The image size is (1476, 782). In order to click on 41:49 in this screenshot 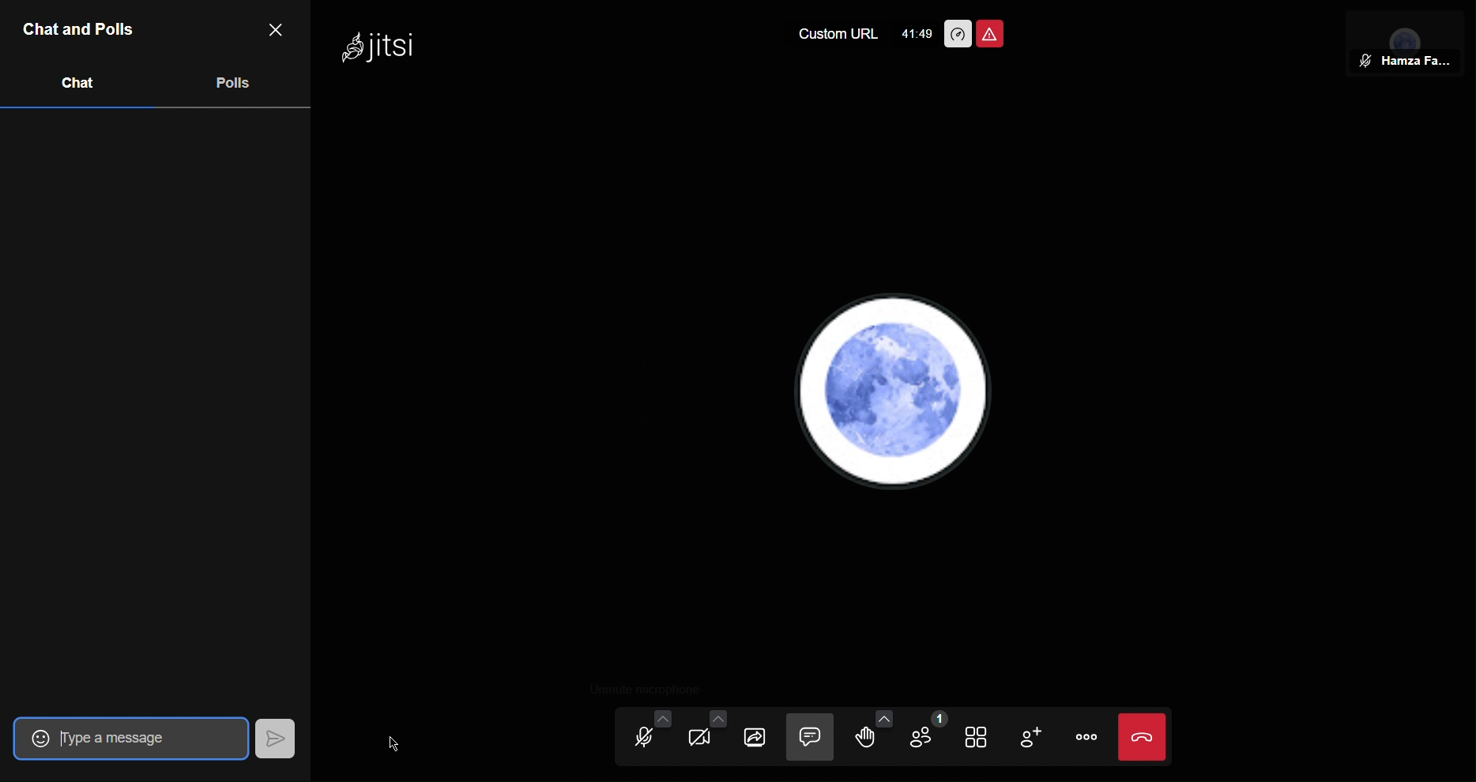, I will do `click(913, 34)`.